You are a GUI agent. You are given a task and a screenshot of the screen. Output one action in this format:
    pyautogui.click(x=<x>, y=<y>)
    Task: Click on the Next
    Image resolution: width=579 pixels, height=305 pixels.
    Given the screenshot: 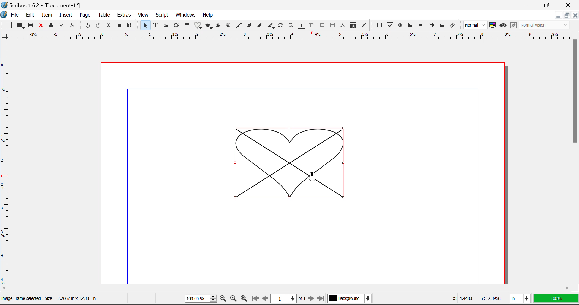 What is the action you would take?
    pyautogui.click(x=311, y=299)
    